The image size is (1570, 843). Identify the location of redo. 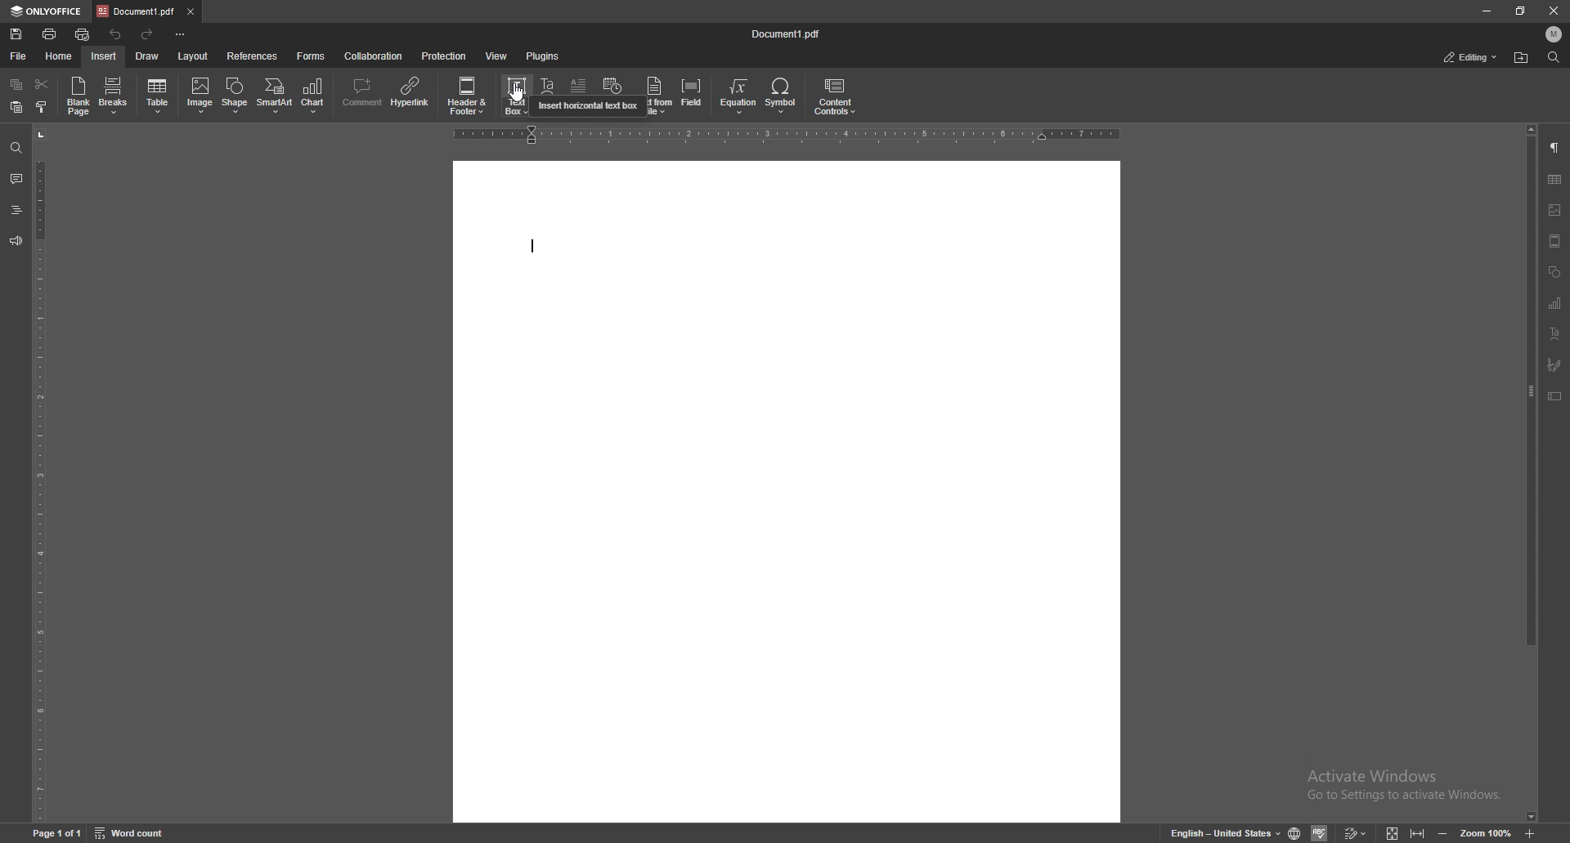
(150, 35).